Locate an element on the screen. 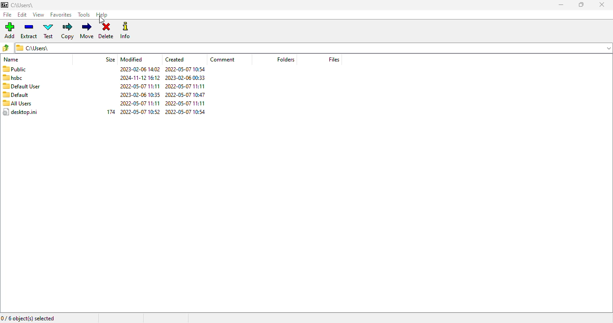 This screenshot has height=323, width=613. created date and time is located at coordinates (186, 91).